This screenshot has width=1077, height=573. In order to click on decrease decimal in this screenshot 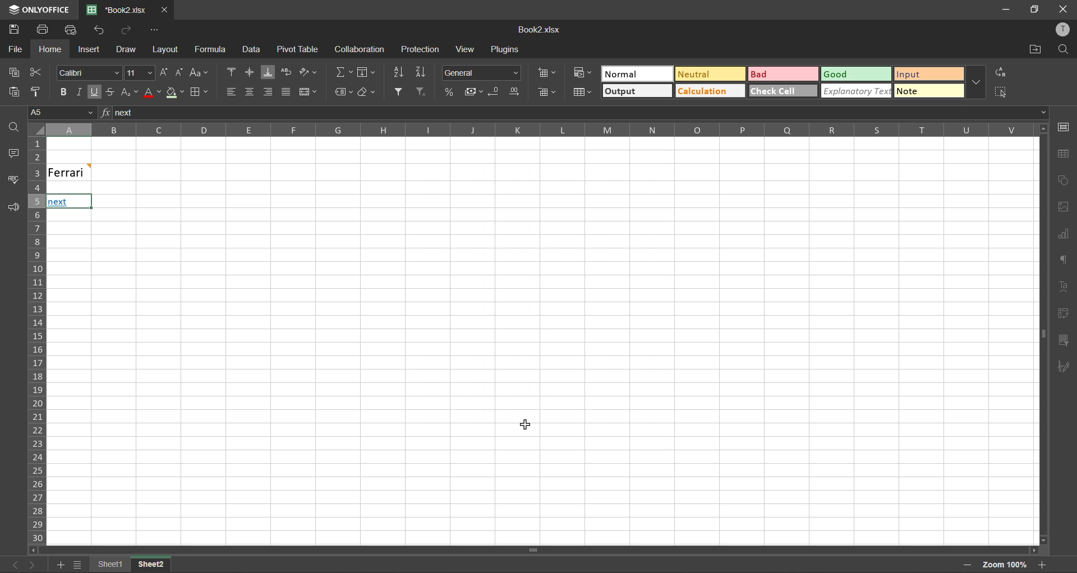, I will do `click(494, 92)`.